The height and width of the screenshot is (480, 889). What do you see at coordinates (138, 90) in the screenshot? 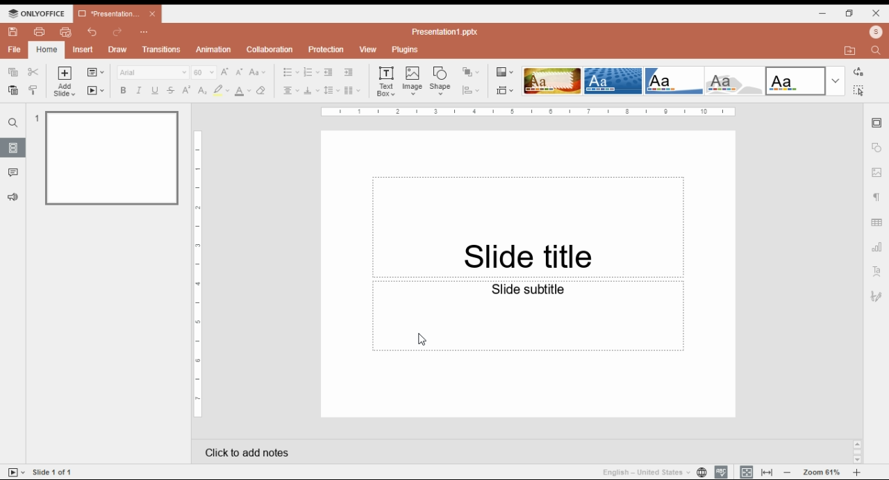
I see `italics` at bounding box center [138, 90].